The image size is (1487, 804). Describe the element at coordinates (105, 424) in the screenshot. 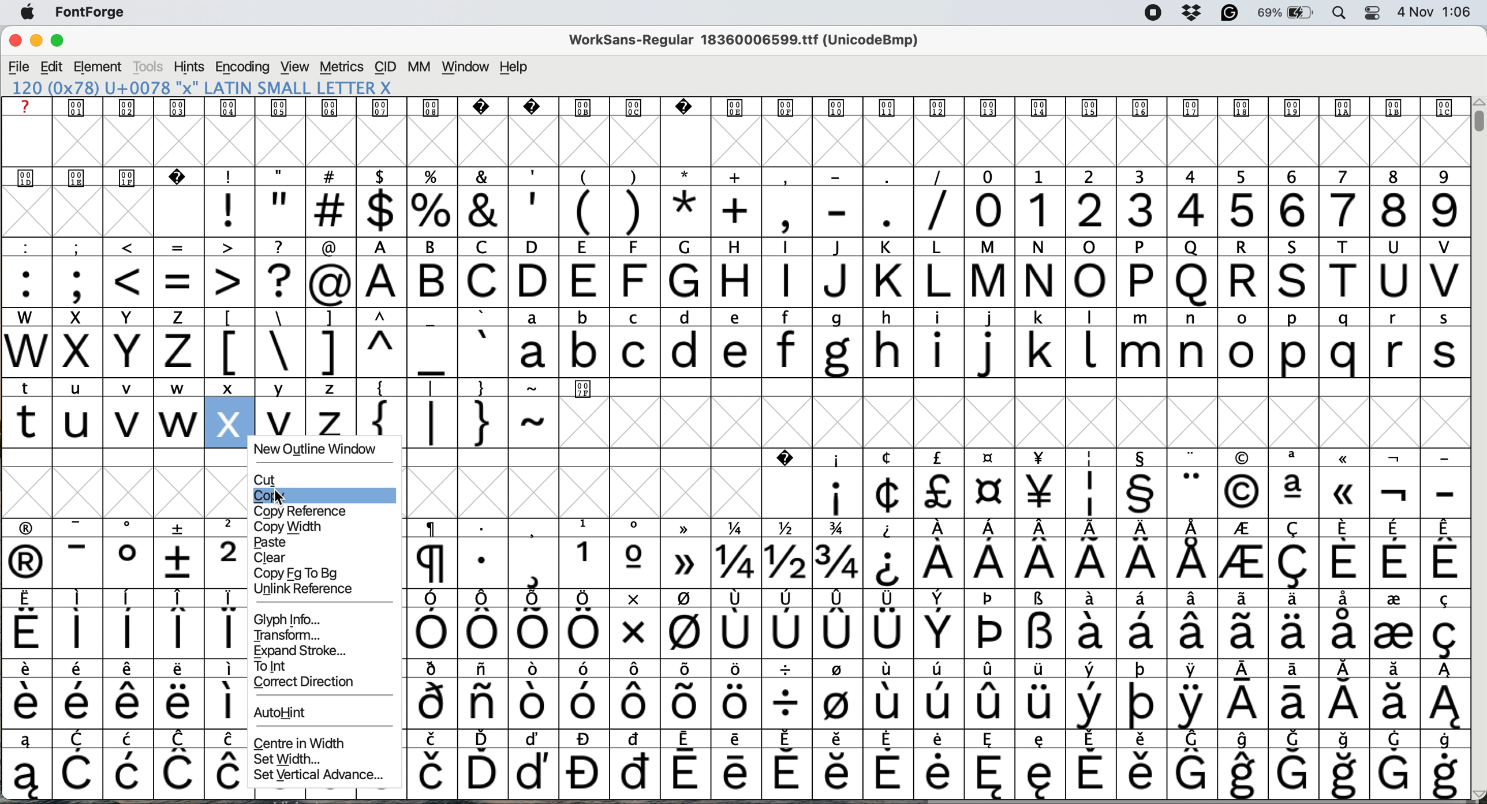

I see `t u v w: lower case letters` at that location.